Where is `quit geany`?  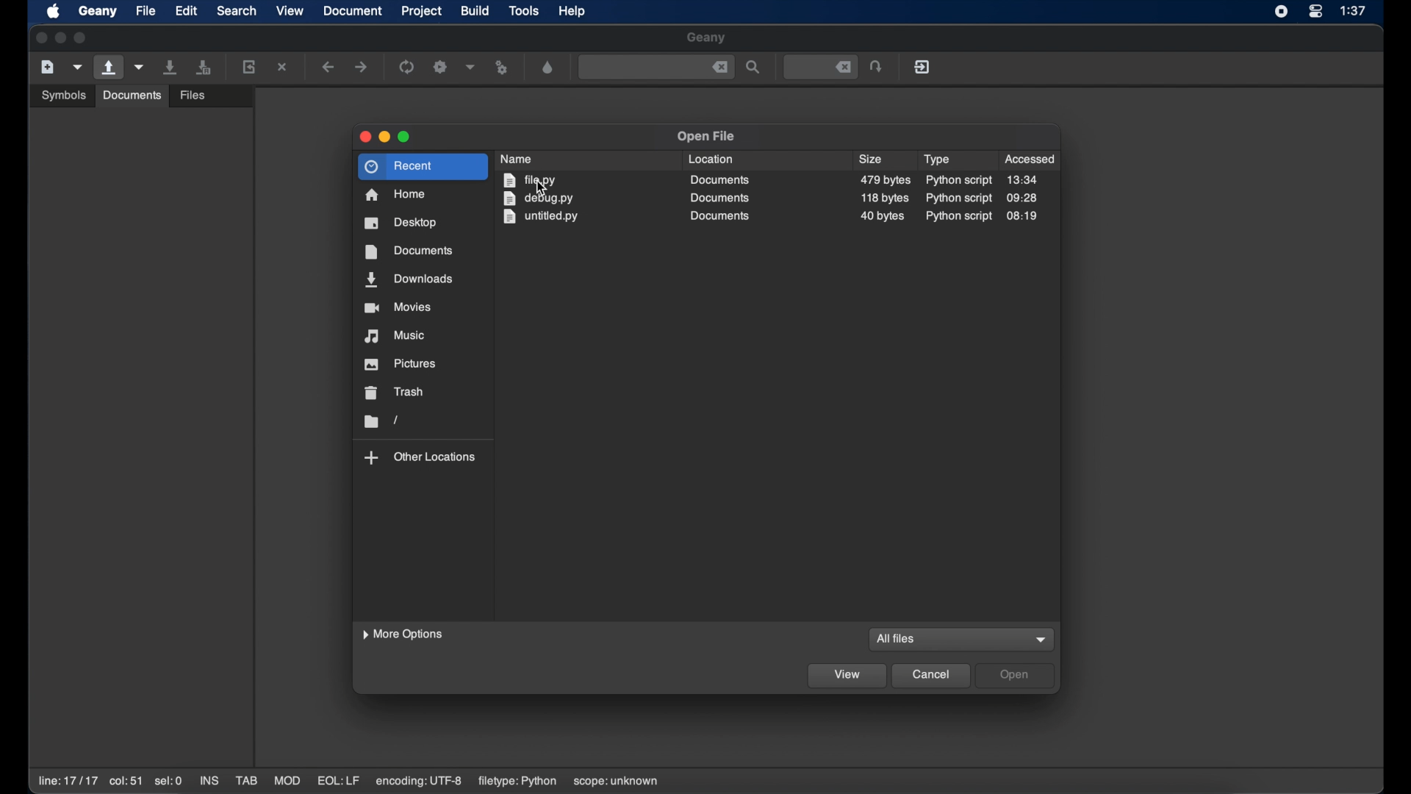
quit geany is located at coordinates (922, 66).